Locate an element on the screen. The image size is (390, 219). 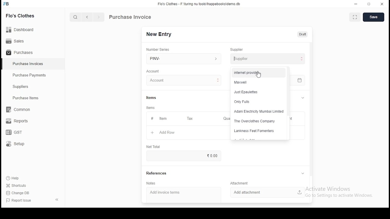
just epauletters is located at coordinates (257, 92).